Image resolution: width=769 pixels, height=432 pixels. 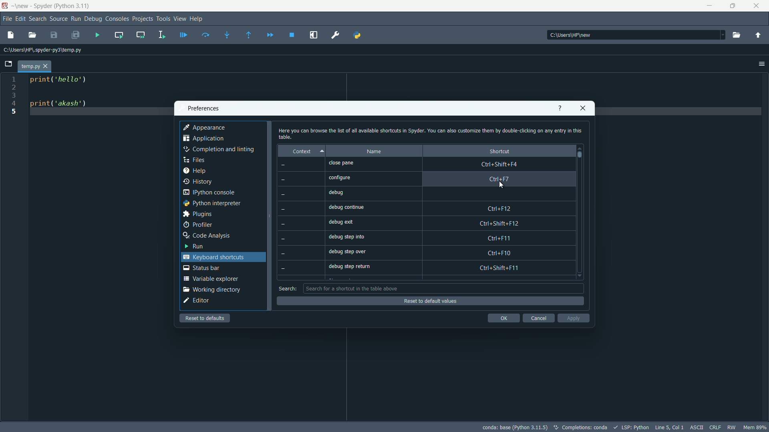 What do you see at coordinates (163, 19) in the screenshot?
I see `tools menu` at bounding box center [163, 19].